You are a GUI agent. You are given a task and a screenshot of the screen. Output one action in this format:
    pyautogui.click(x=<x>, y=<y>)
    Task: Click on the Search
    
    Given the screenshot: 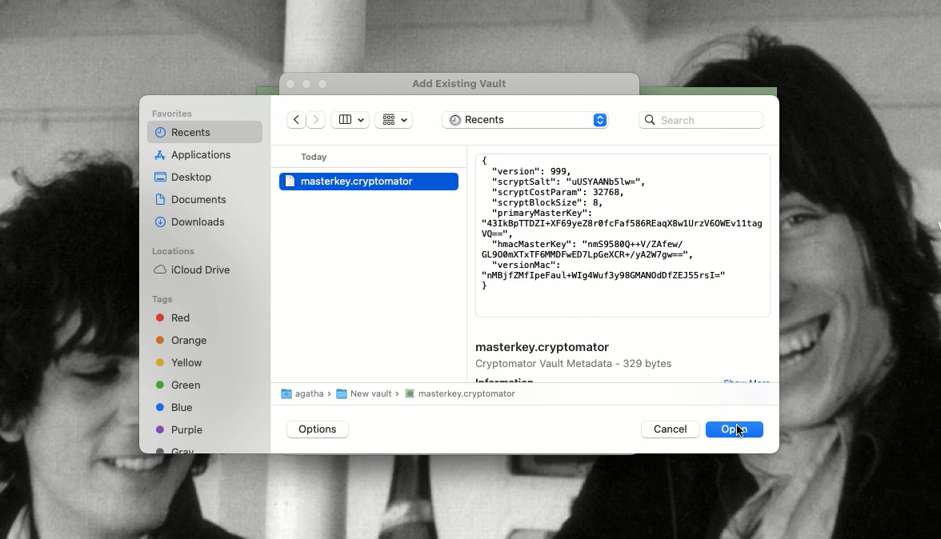 What is the action you would take?
    pyautogui.click(x=701, y=120)
    